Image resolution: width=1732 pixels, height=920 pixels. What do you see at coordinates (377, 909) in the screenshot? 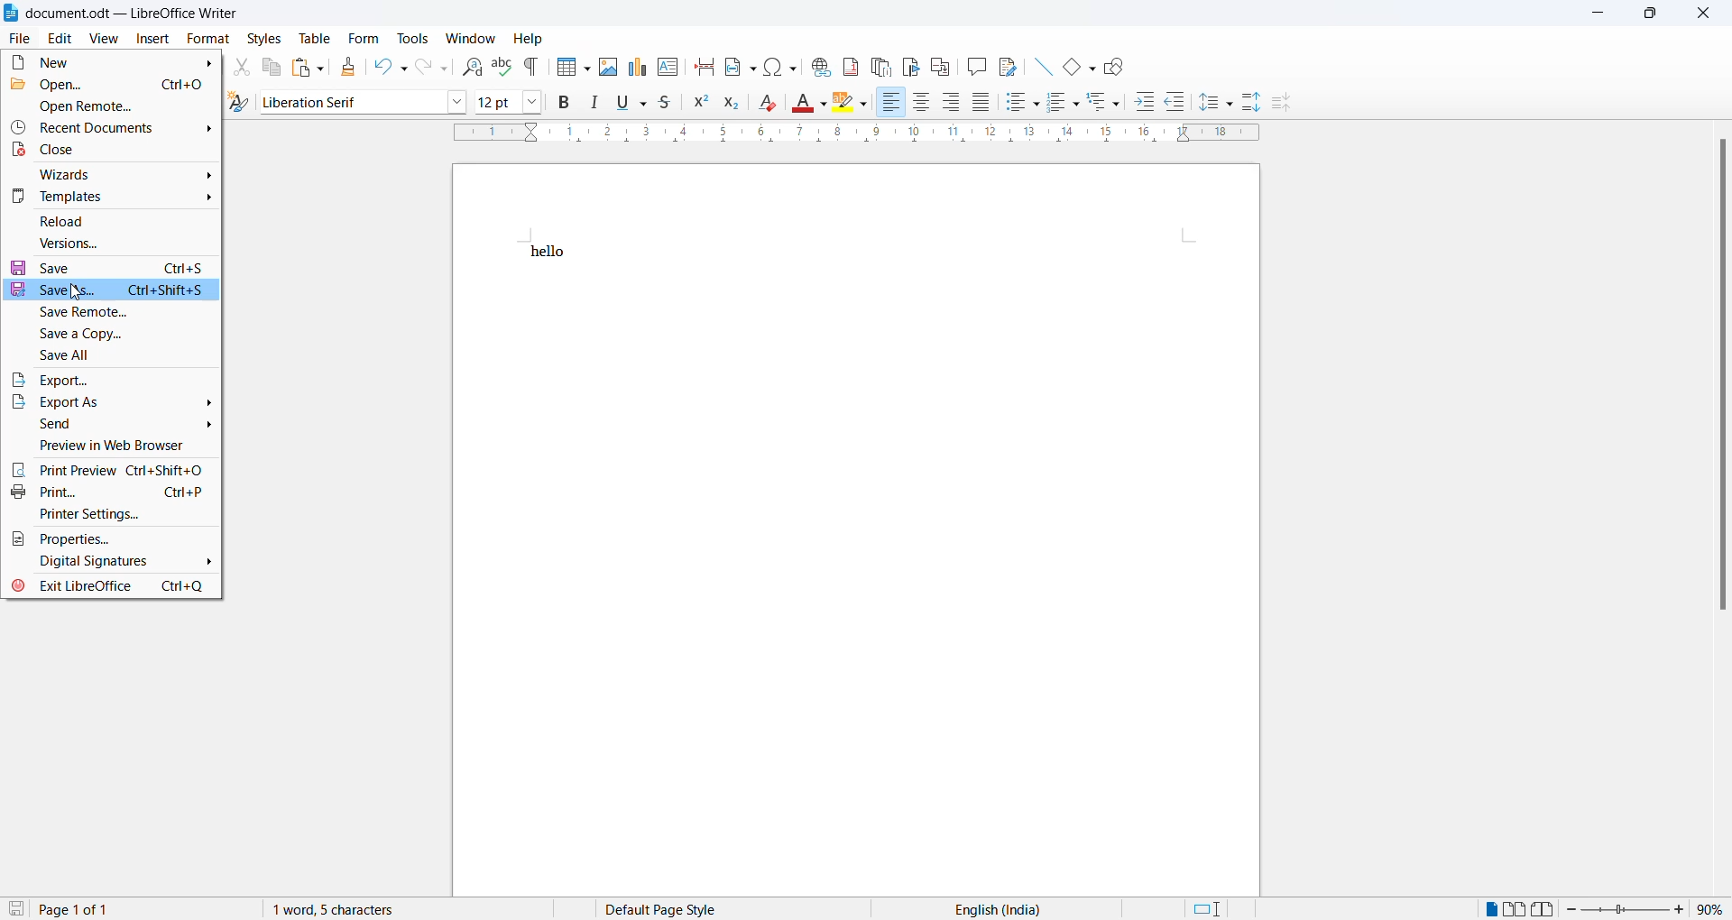
I see `1 word, 5 characters` at bounding box center [377, 909].